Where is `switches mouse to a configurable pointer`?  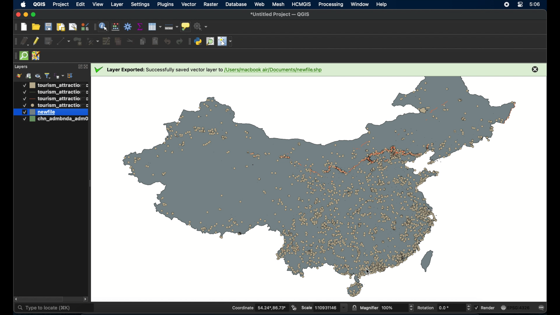 switches mouse to a configurable pointer is located at coordinates (226, 41).